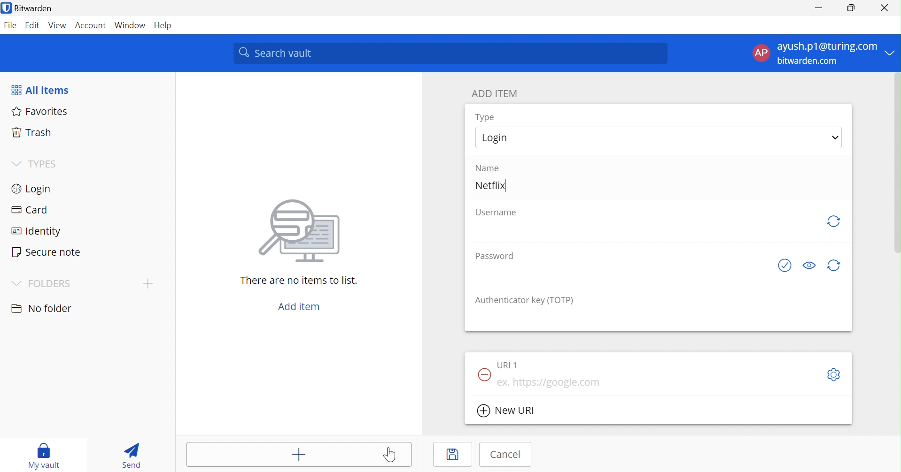 The height and width of the screenshot is (472, 901). What do you see at coordinates (40, 284) in the screenshot?
I see `FOLDERS` at bounding box center [40, 284].